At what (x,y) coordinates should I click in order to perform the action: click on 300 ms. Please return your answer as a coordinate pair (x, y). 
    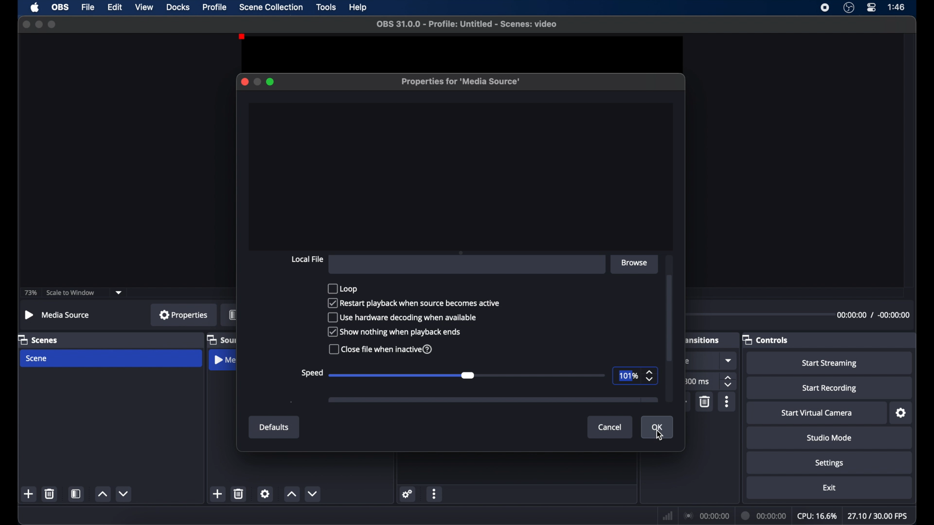
    Looking at the image, I should click on (697, 381).